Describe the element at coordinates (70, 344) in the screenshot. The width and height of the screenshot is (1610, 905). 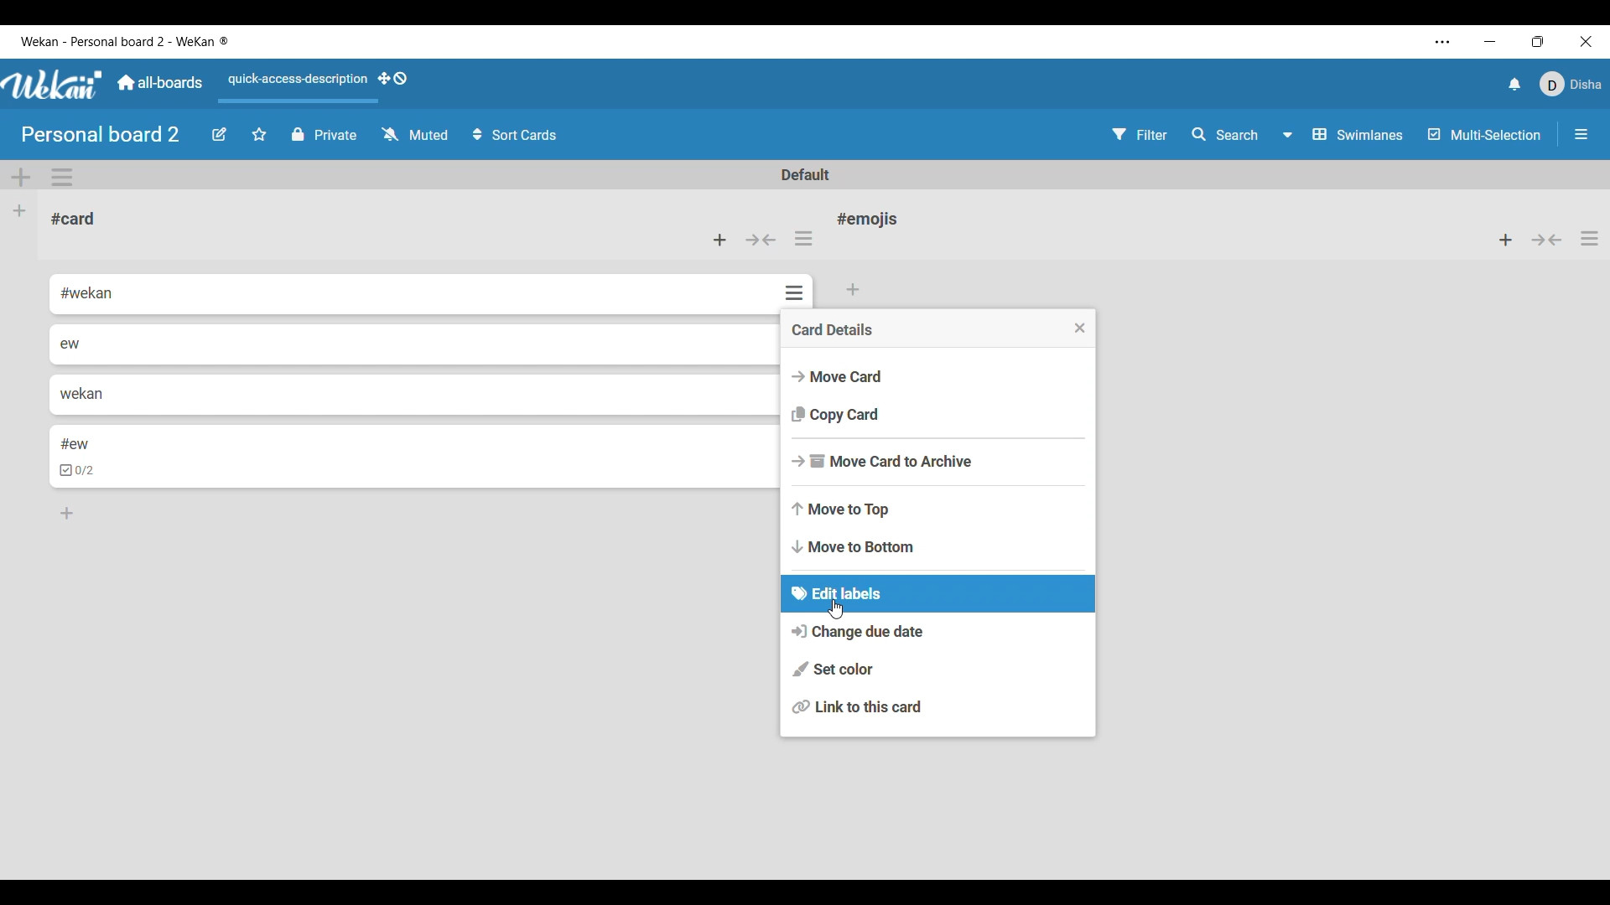
I see `ew` at that location.